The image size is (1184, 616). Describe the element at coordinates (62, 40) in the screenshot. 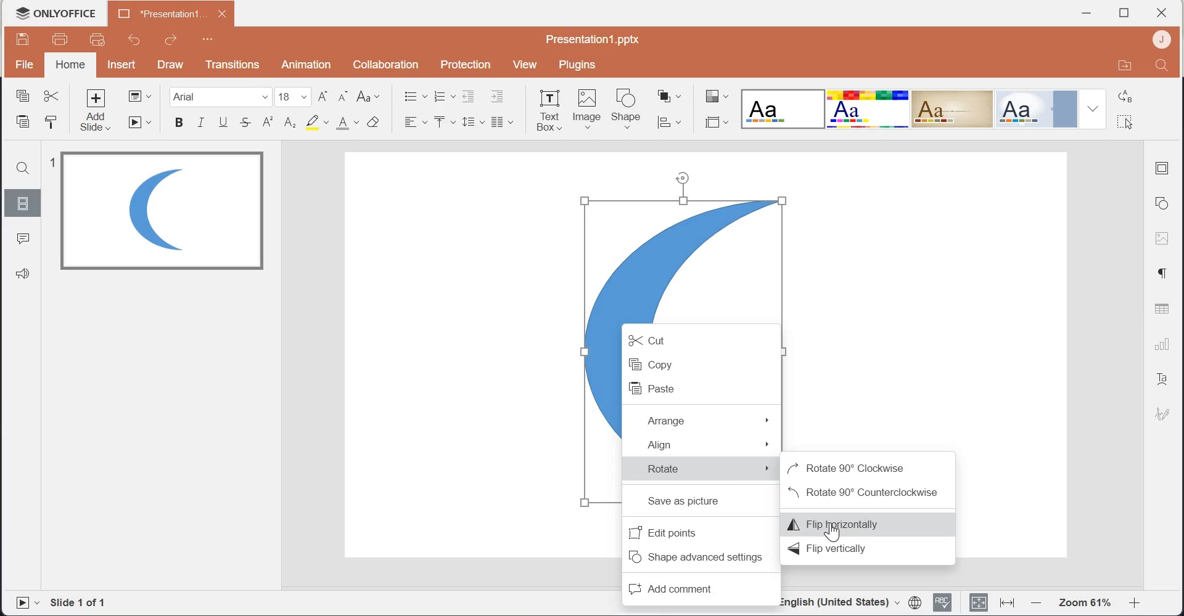

I see `Print file` at that location.